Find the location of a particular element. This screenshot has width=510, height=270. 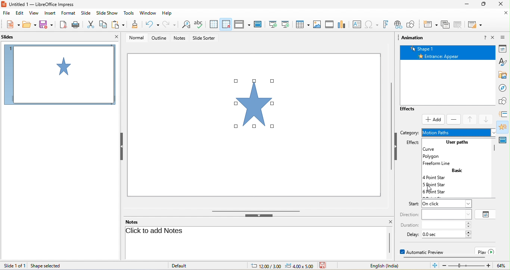

close is located at coordinates (115, 37).